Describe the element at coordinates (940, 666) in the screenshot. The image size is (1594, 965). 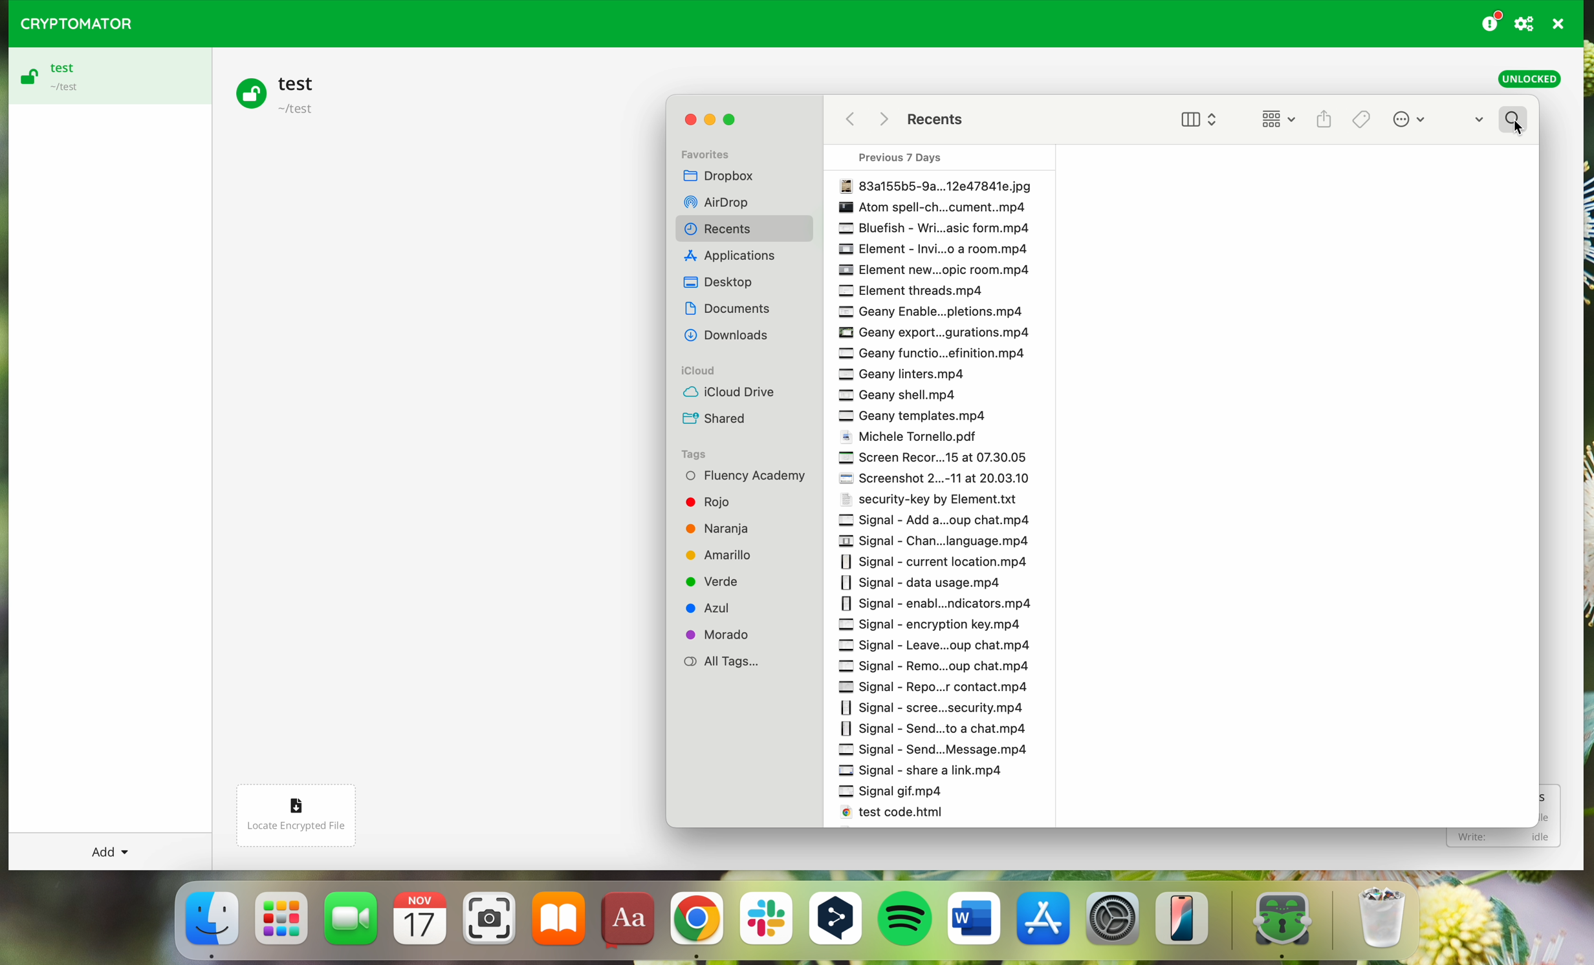
I see `Signal Remo` at that location.